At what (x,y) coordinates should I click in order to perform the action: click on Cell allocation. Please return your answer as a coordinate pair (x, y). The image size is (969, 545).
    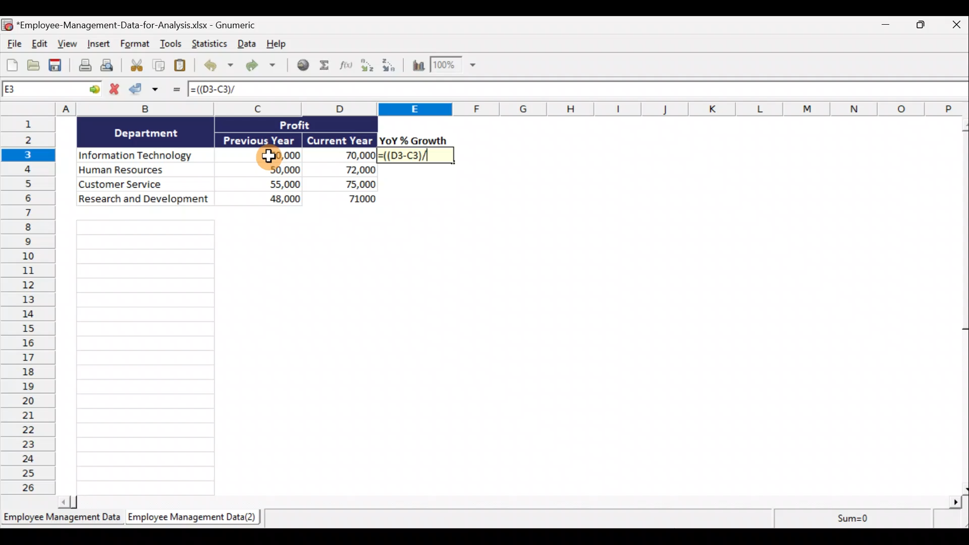
    Looking at the image, I should click on (52, 91).